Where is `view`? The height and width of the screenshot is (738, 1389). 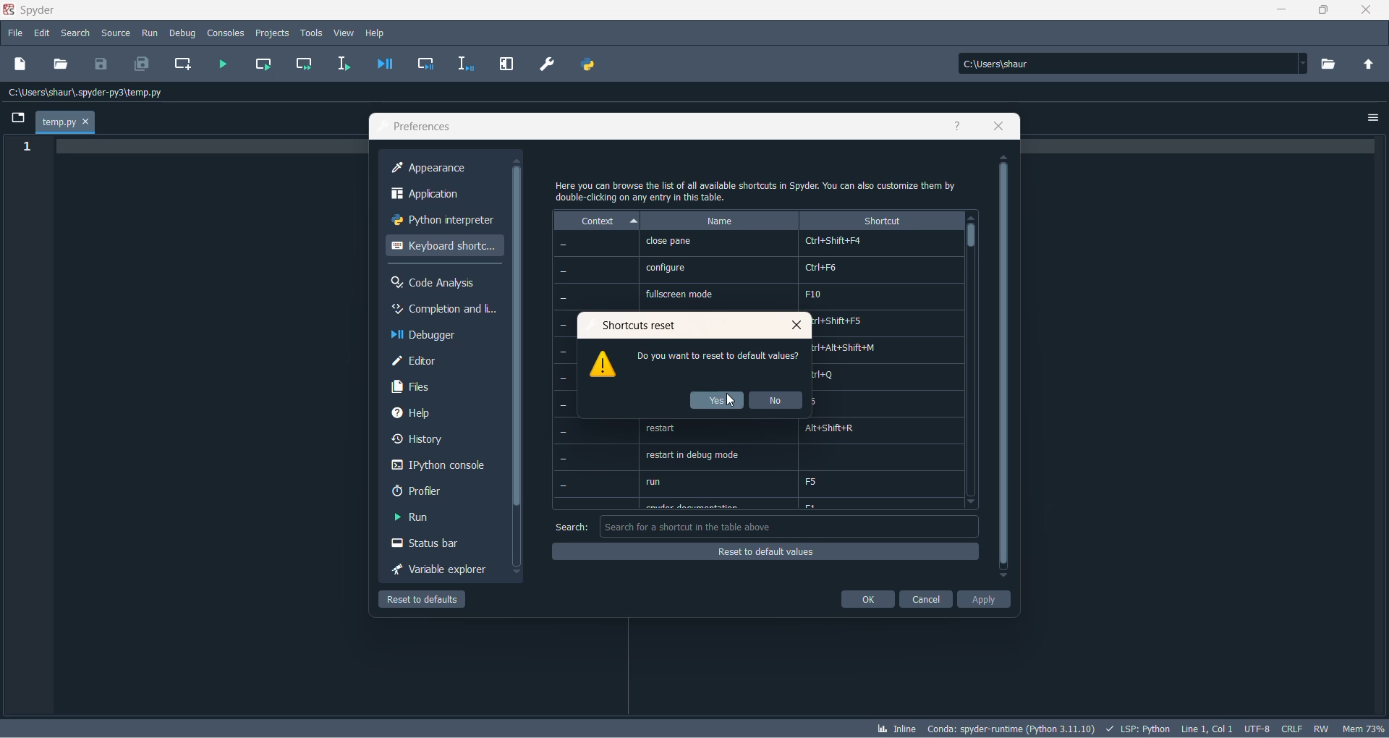 view is located at coordinates (345, 33).